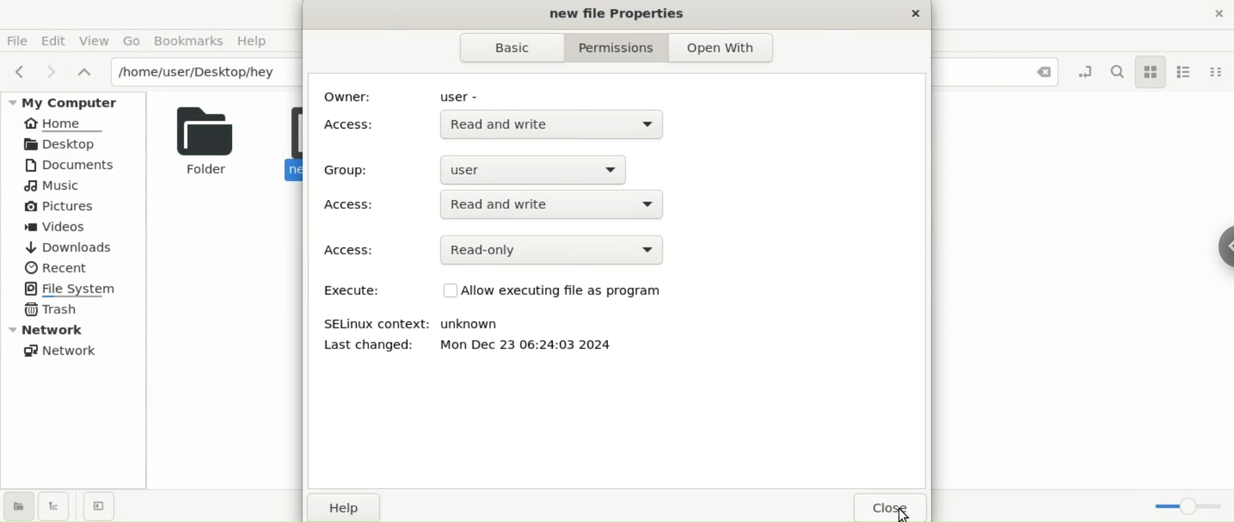  Describe the element at coordinates (1185, 504) in the screenshot. I see `zoom` at that location.